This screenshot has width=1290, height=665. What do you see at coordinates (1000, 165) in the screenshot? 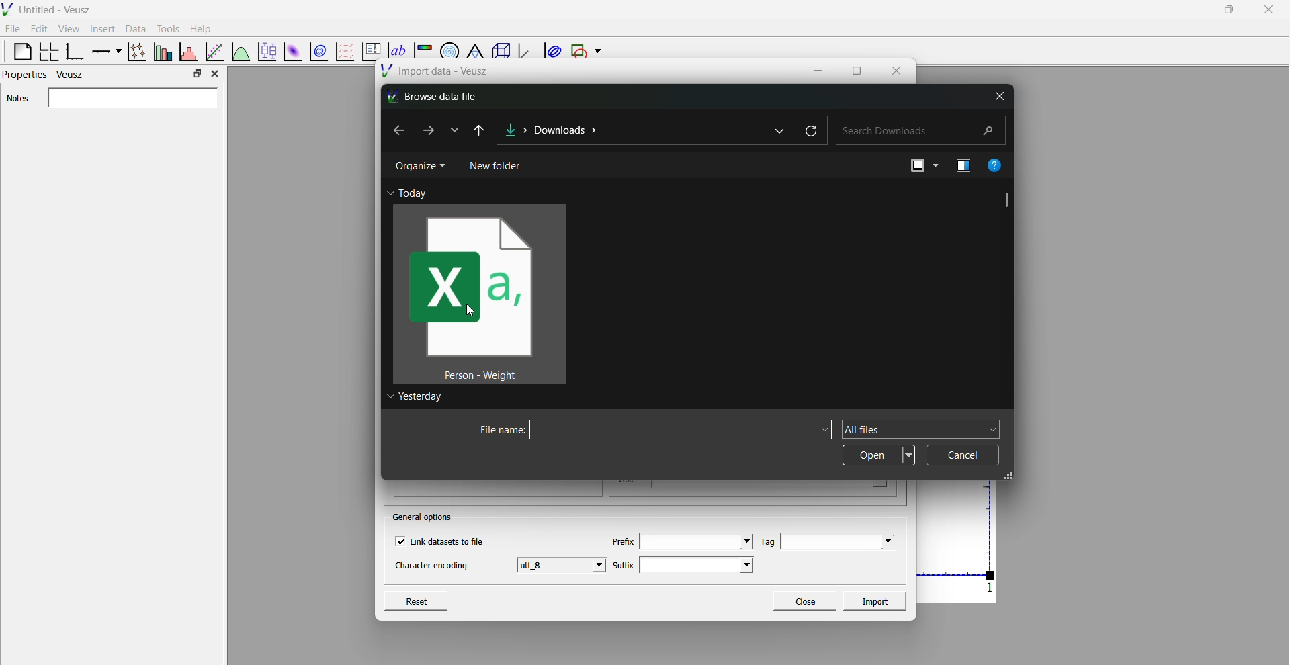
I see `HELP` at bounding box center [1000, 165].